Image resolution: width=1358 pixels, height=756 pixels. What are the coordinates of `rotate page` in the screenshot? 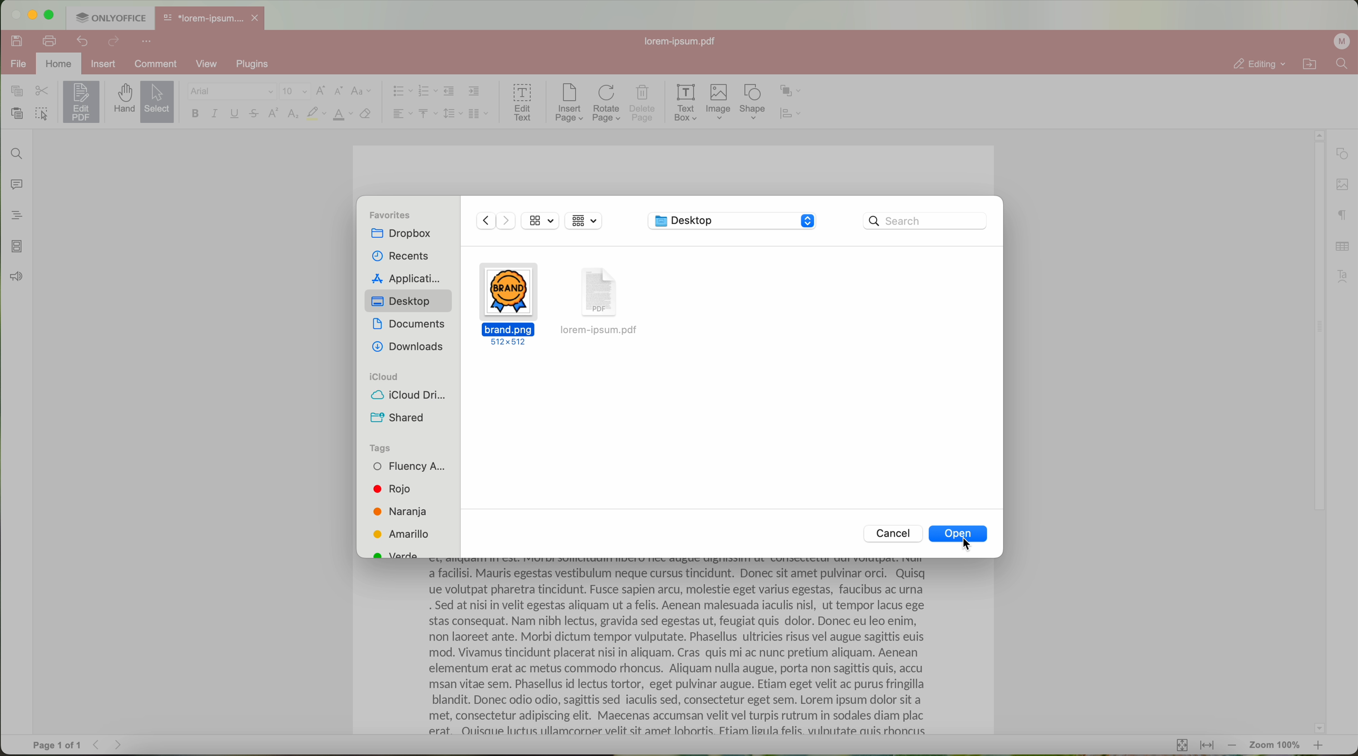 It's located at (607, 104).